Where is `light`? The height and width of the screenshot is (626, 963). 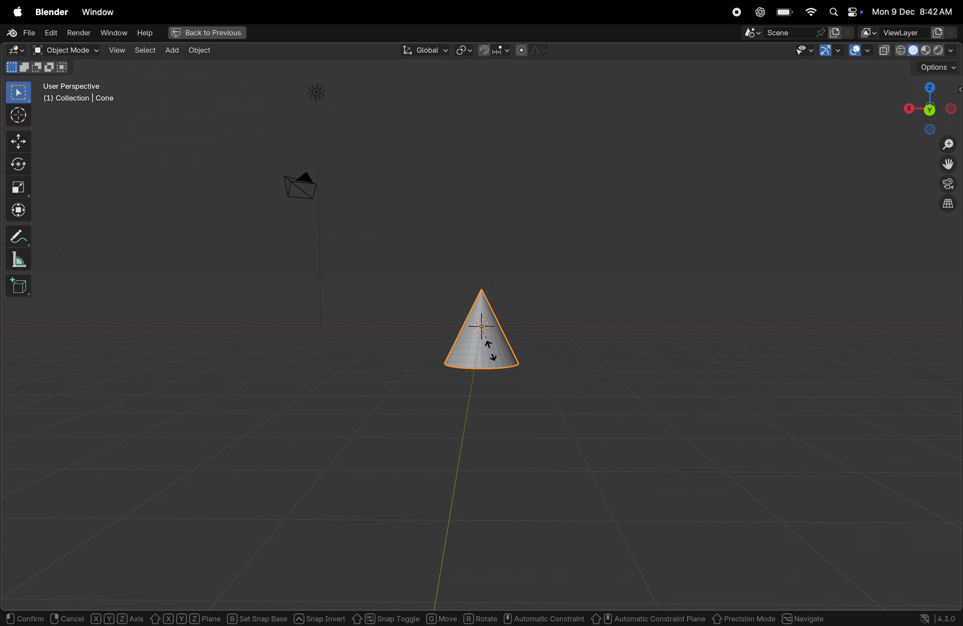
light is located at coordinates (318, 92).